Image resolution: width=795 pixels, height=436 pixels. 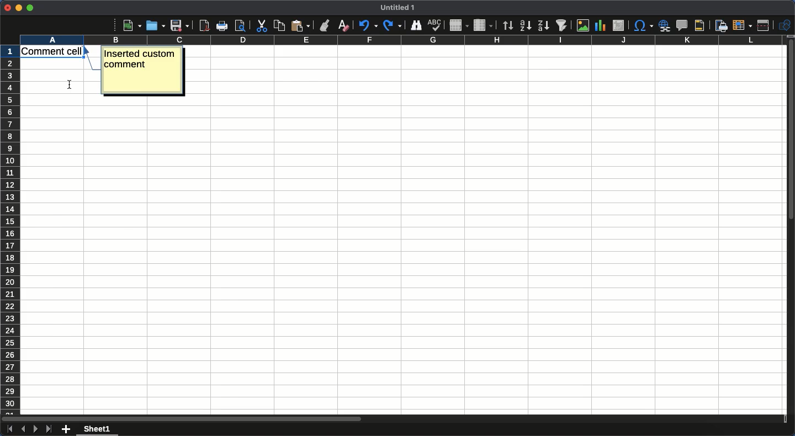 What do you see at coordinates (68, 87) in the screenshot?
I see `cursor position` at bounding box center [68, 87].